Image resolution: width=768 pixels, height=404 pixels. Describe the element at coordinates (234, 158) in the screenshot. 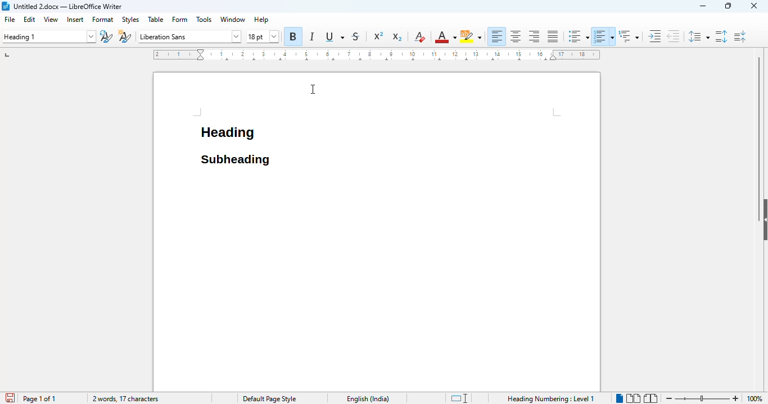

I see `Subheading bold format applied` at that location.